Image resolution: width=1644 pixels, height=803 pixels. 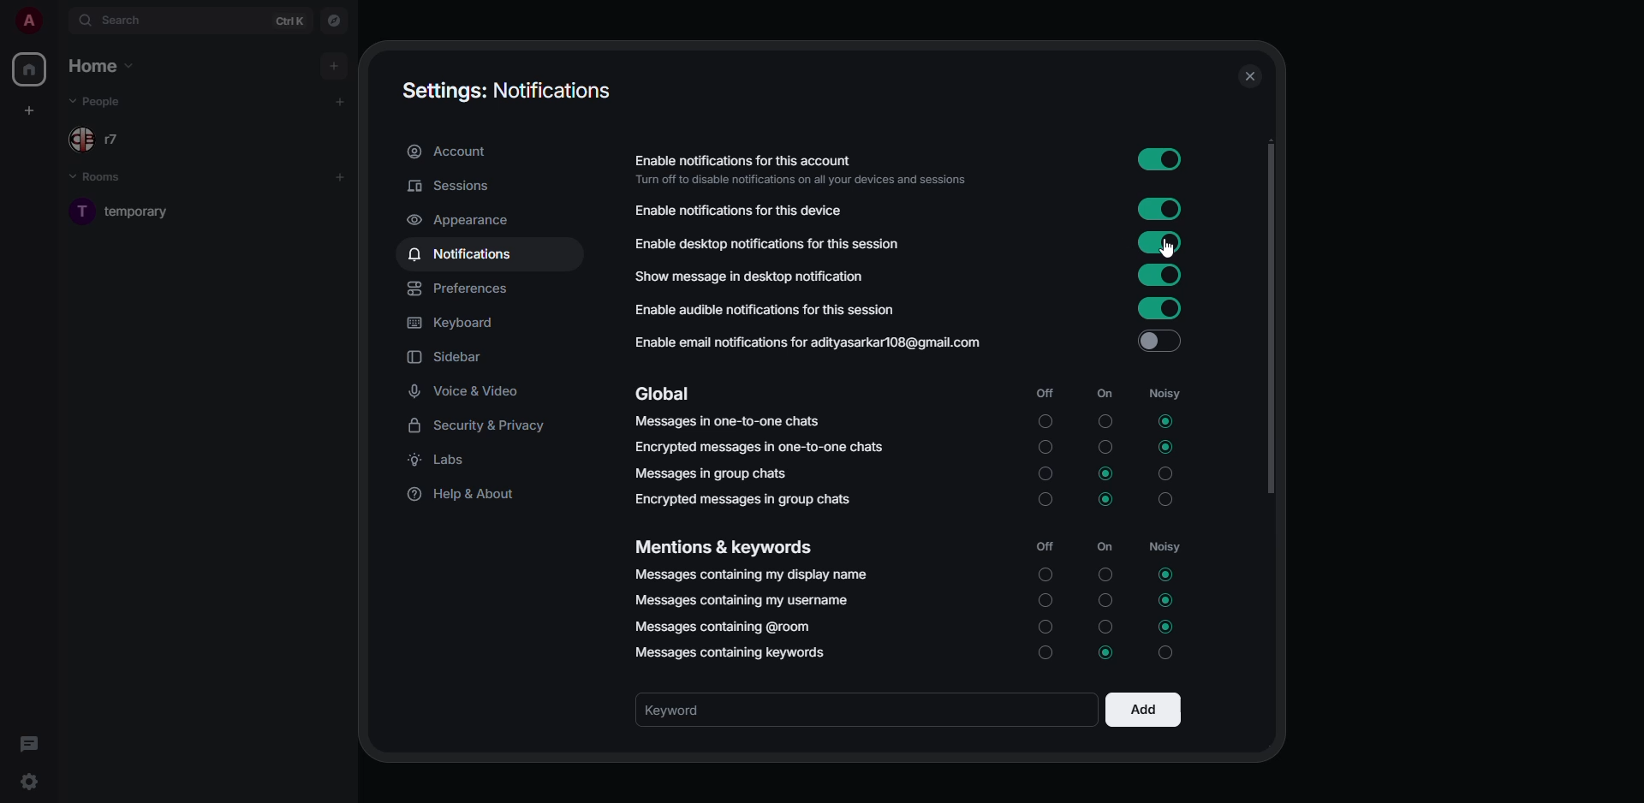 I want to click on create space, so click(x=33, y=107).